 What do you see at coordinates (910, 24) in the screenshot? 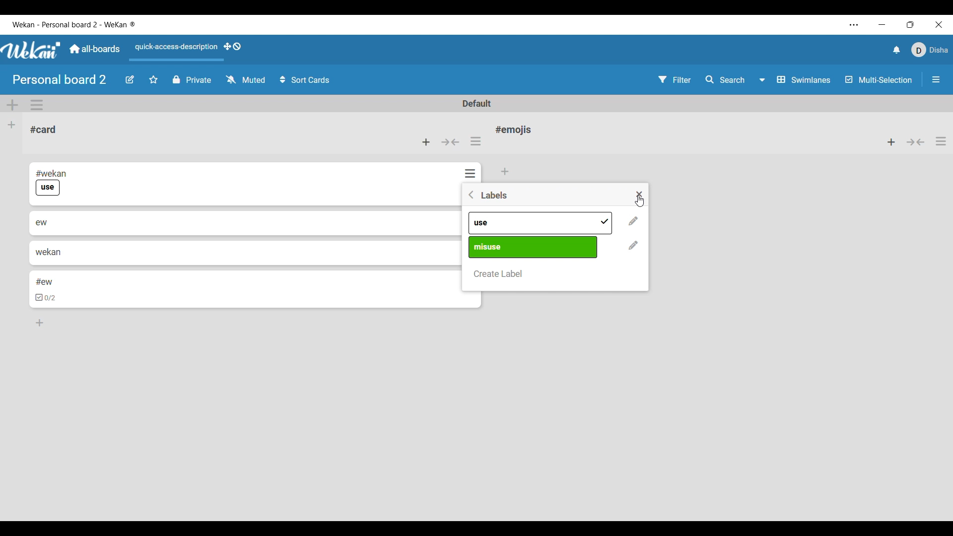
I see `Show interface in a smaller tab` at bounding box center [910, 24].